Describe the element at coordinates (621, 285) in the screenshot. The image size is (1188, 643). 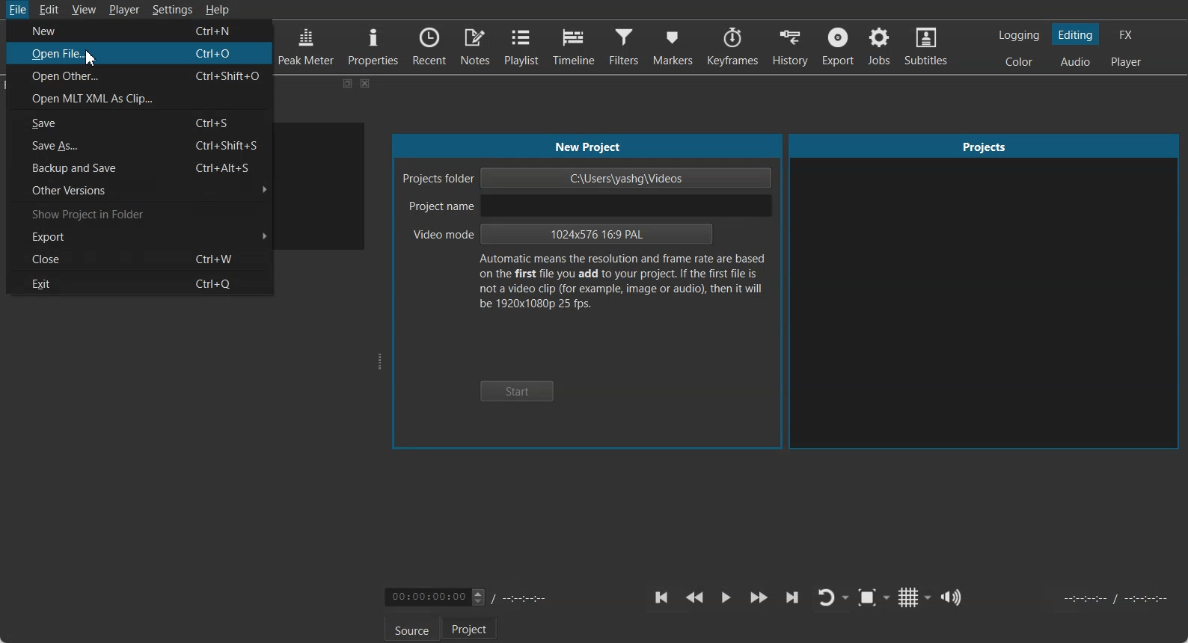
I see `Text` at that location.